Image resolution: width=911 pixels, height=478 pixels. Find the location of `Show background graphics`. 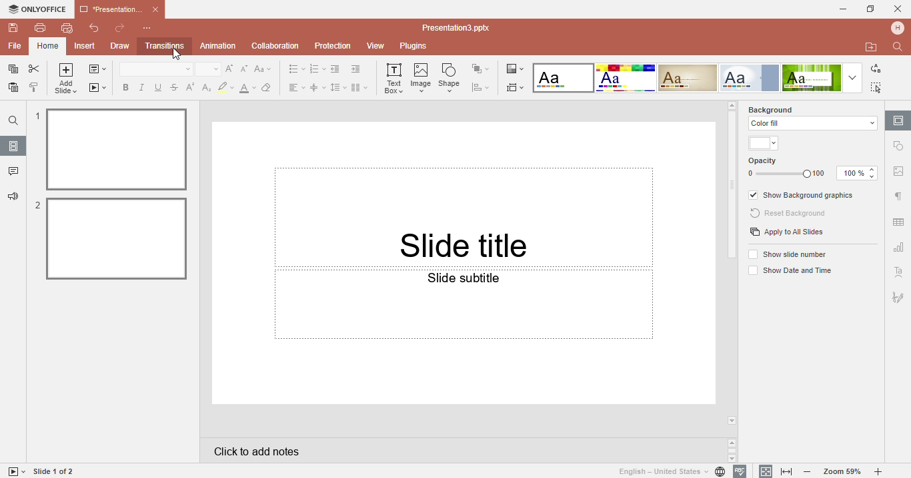

Show background graphics is located at coordinates (803, 196).